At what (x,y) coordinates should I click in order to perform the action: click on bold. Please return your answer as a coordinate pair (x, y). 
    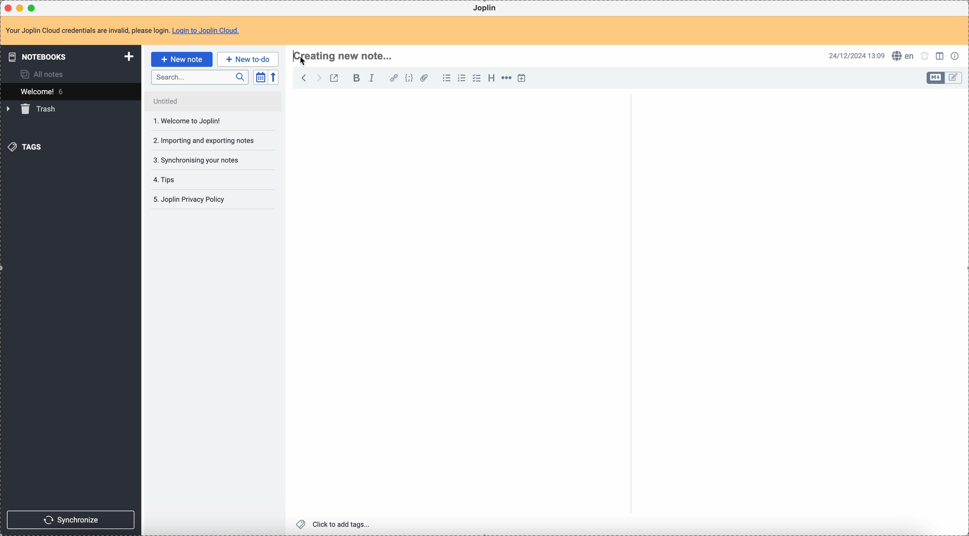
    Looking at the image, I should click on (354, 79).